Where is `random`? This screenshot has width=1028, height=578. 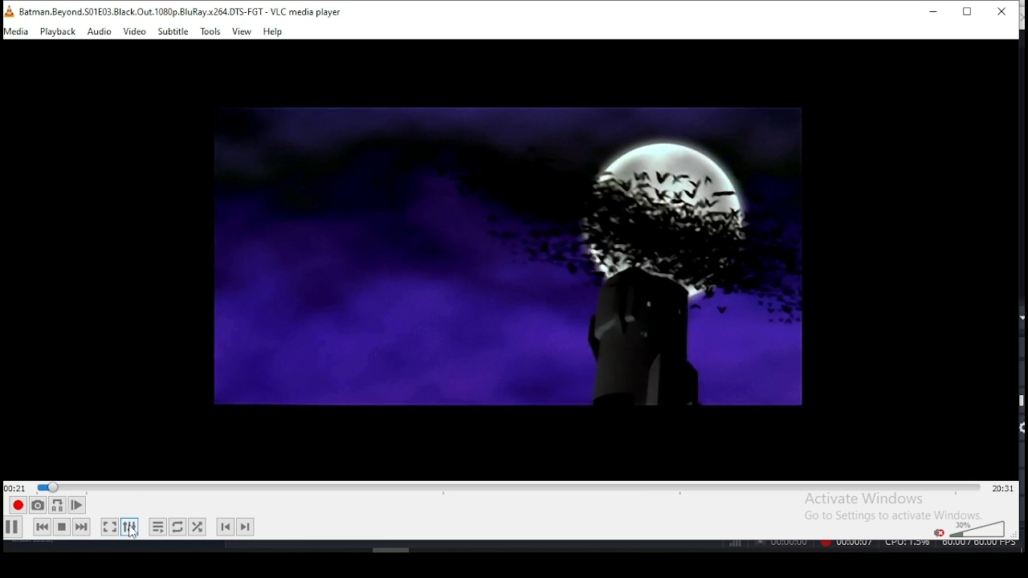
random is located at coordinates (198, 526).